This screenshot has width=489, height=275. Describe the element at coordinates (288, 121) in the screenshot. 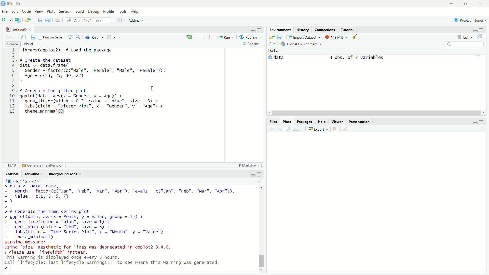

I see `plots` at that location.